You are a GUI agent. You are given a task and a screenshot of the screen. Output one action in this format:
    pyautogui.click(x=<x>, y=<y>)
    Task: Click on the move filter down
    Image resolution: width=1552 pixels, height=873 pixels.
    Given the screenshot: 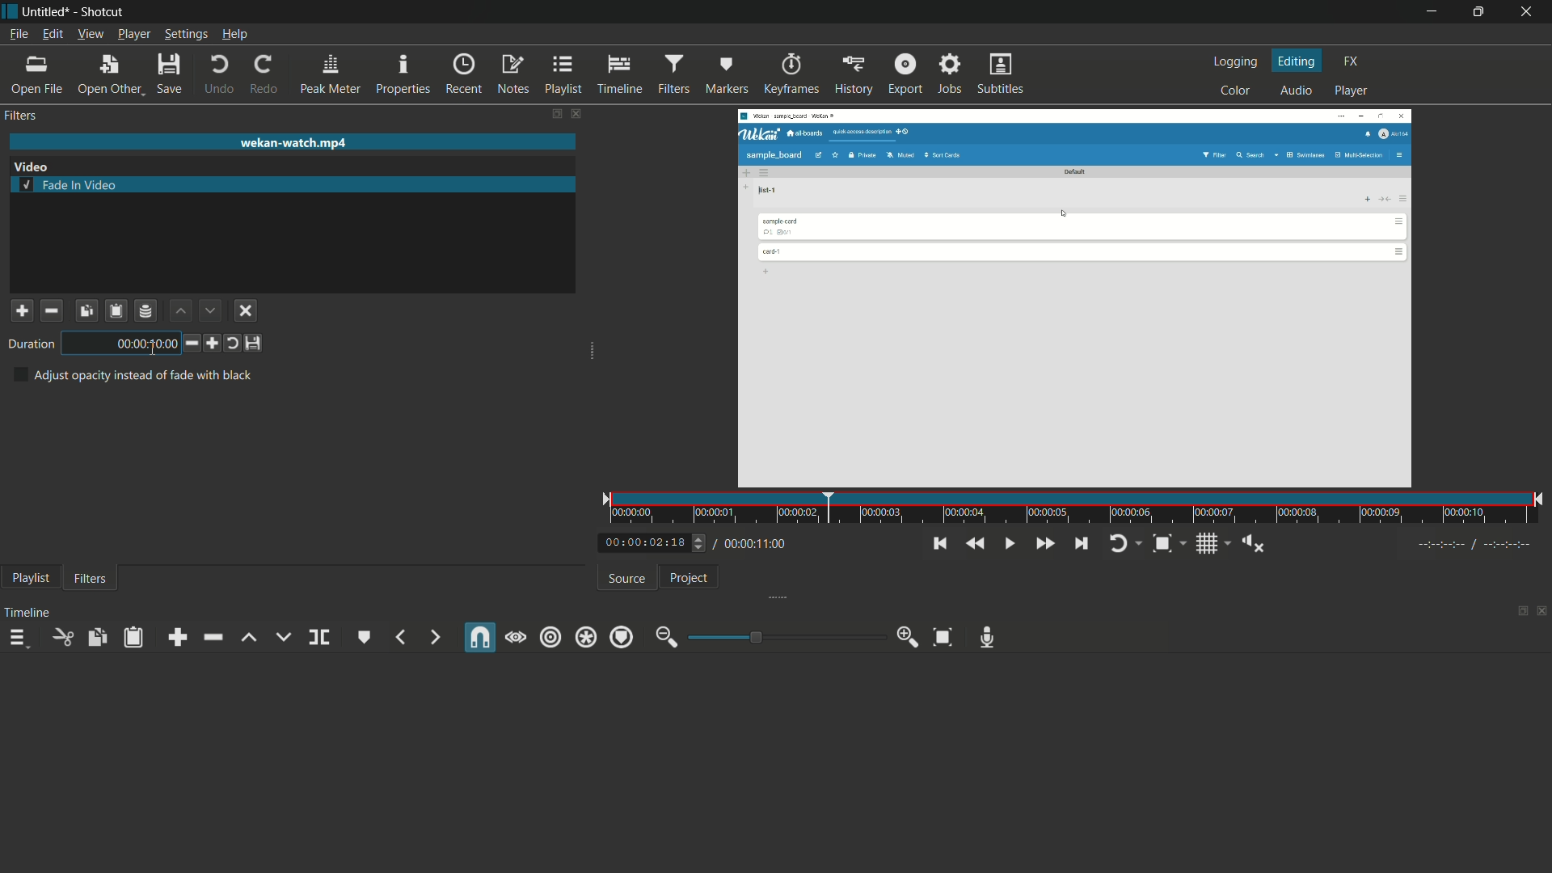 What is the action you would take?
    pyautogui.click(x=210, y=310)
    